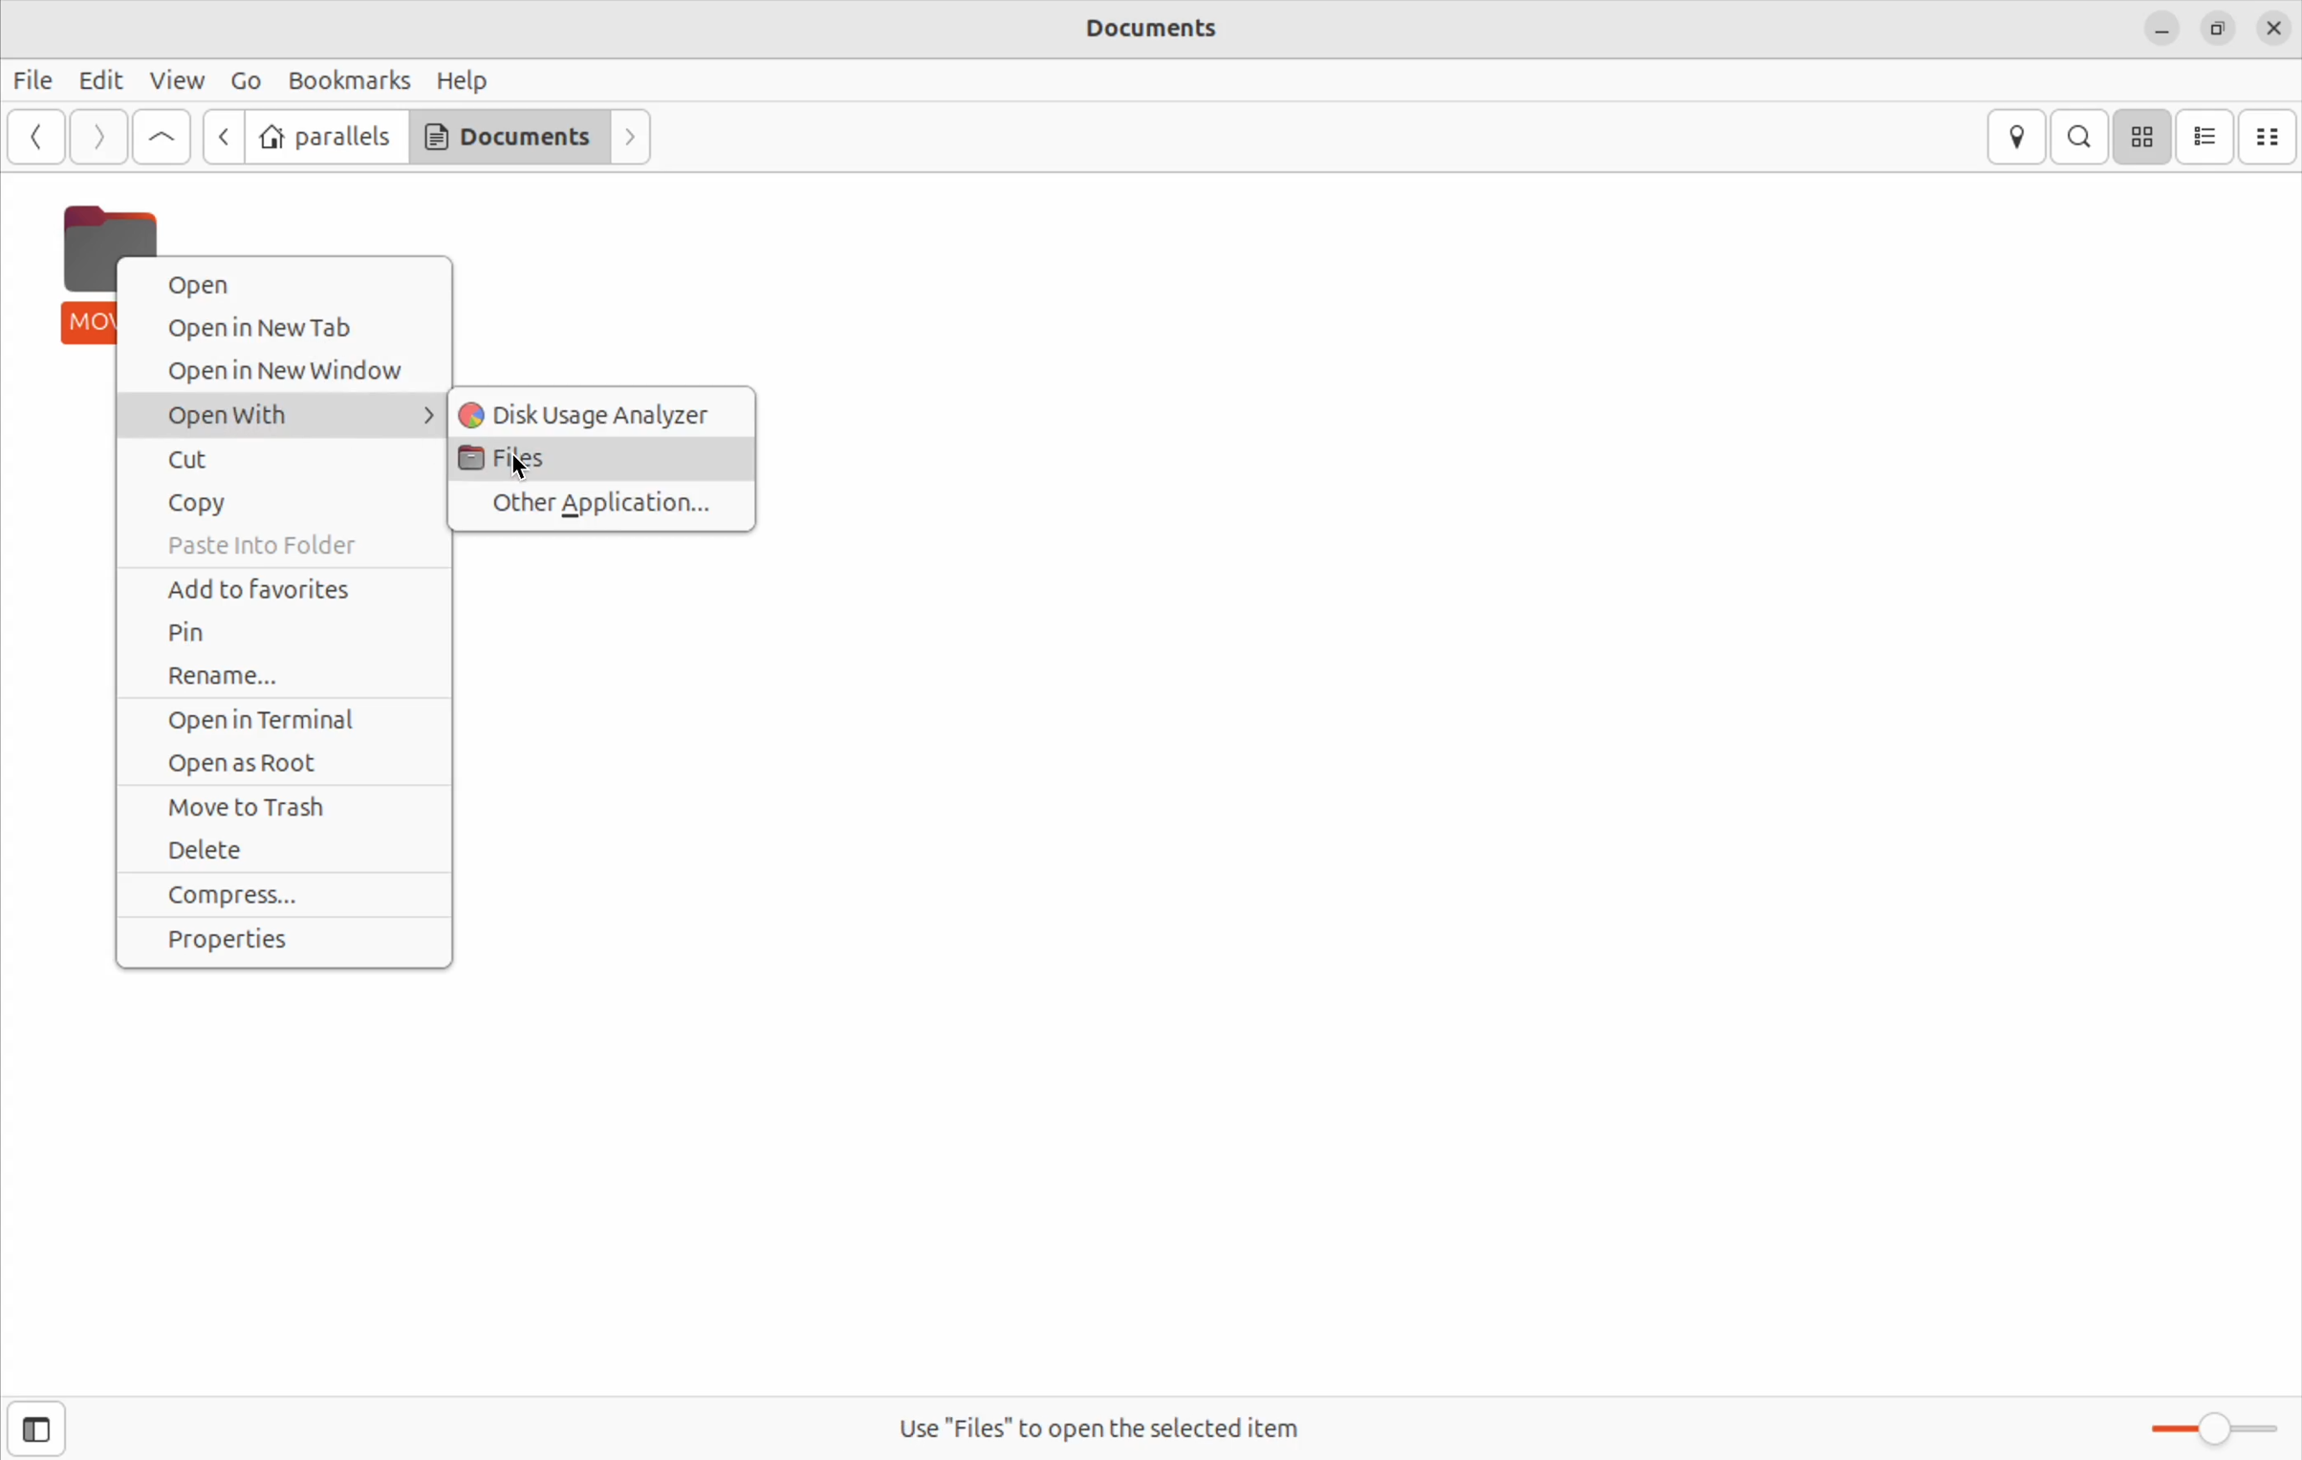  I want to click on Files, so click(600, 461).